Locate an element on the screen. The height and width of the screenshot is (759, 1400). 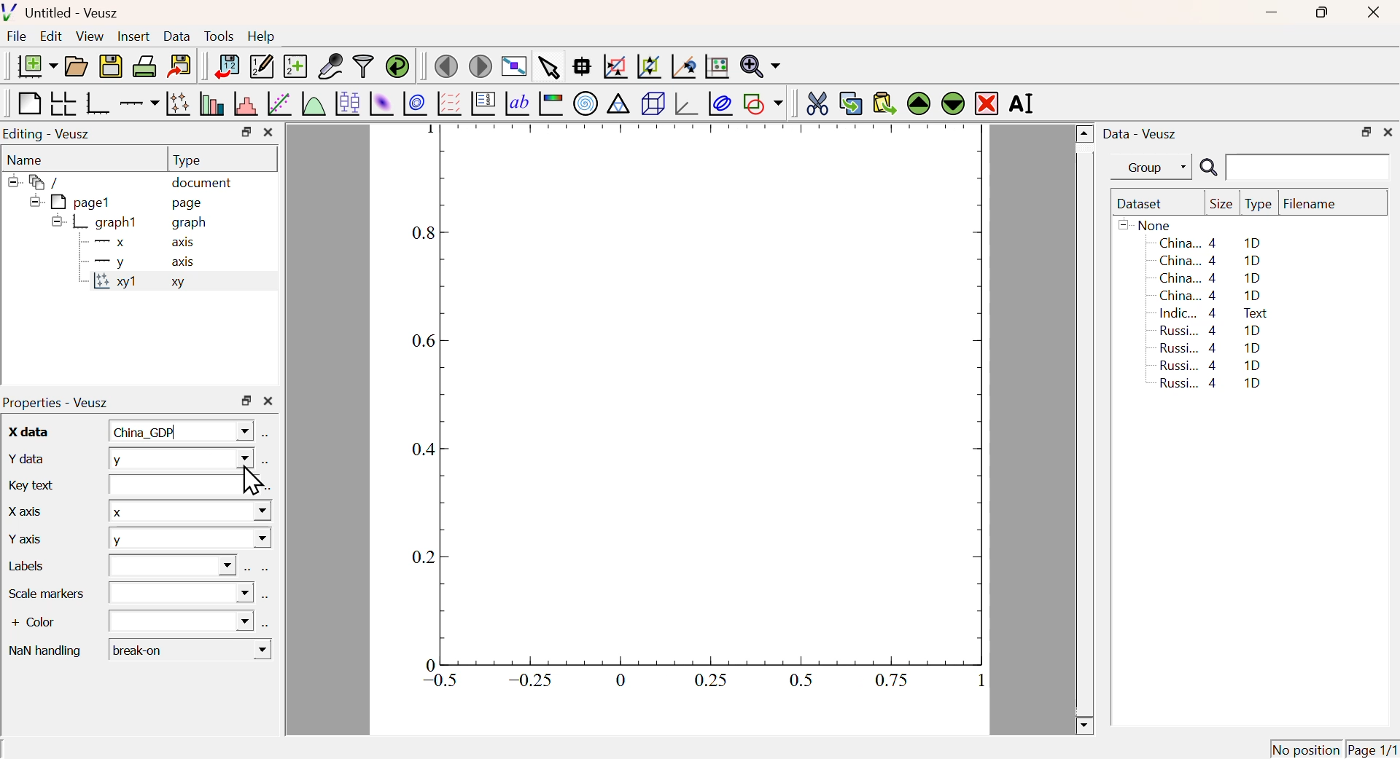
Nan handling is located at coordinates (44, 648).